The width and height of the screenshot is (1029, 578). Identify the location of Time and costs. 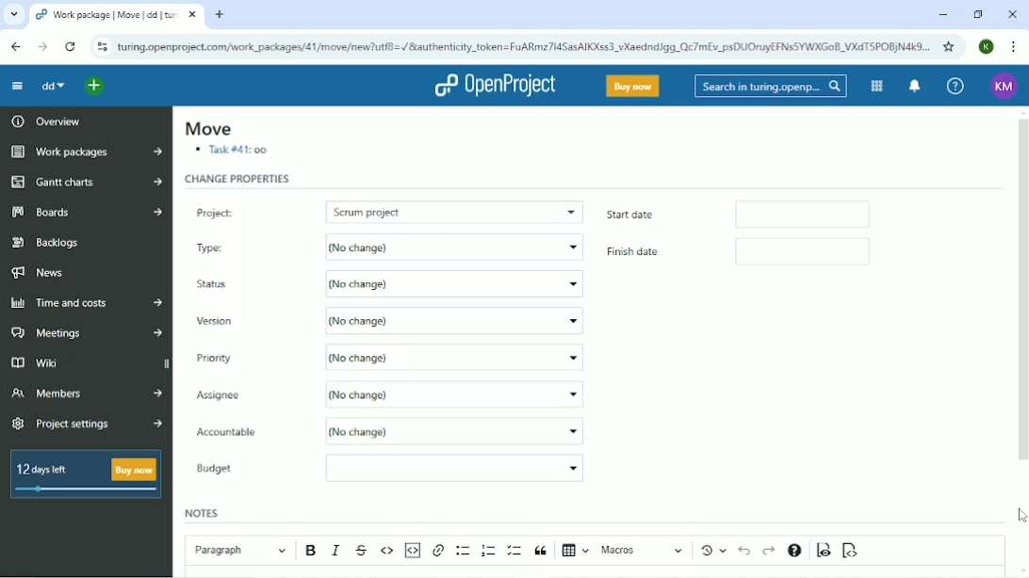
(87, 303).